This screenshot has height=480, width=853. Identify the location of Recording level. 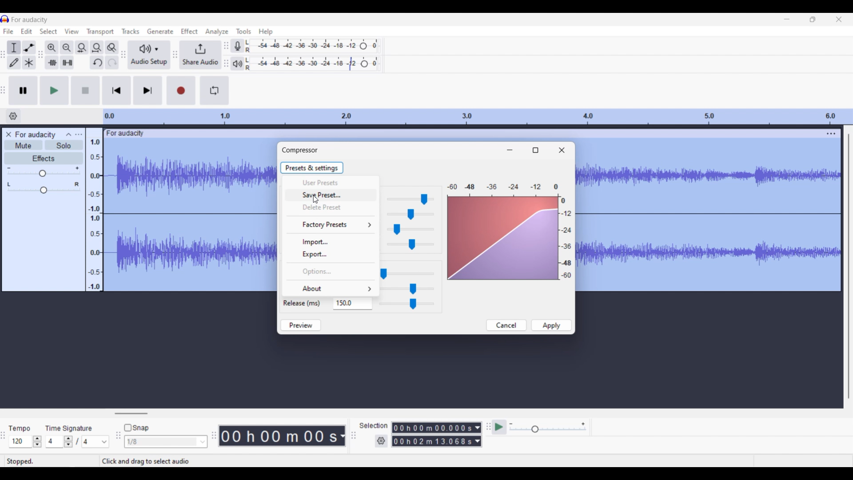
(313, 46).